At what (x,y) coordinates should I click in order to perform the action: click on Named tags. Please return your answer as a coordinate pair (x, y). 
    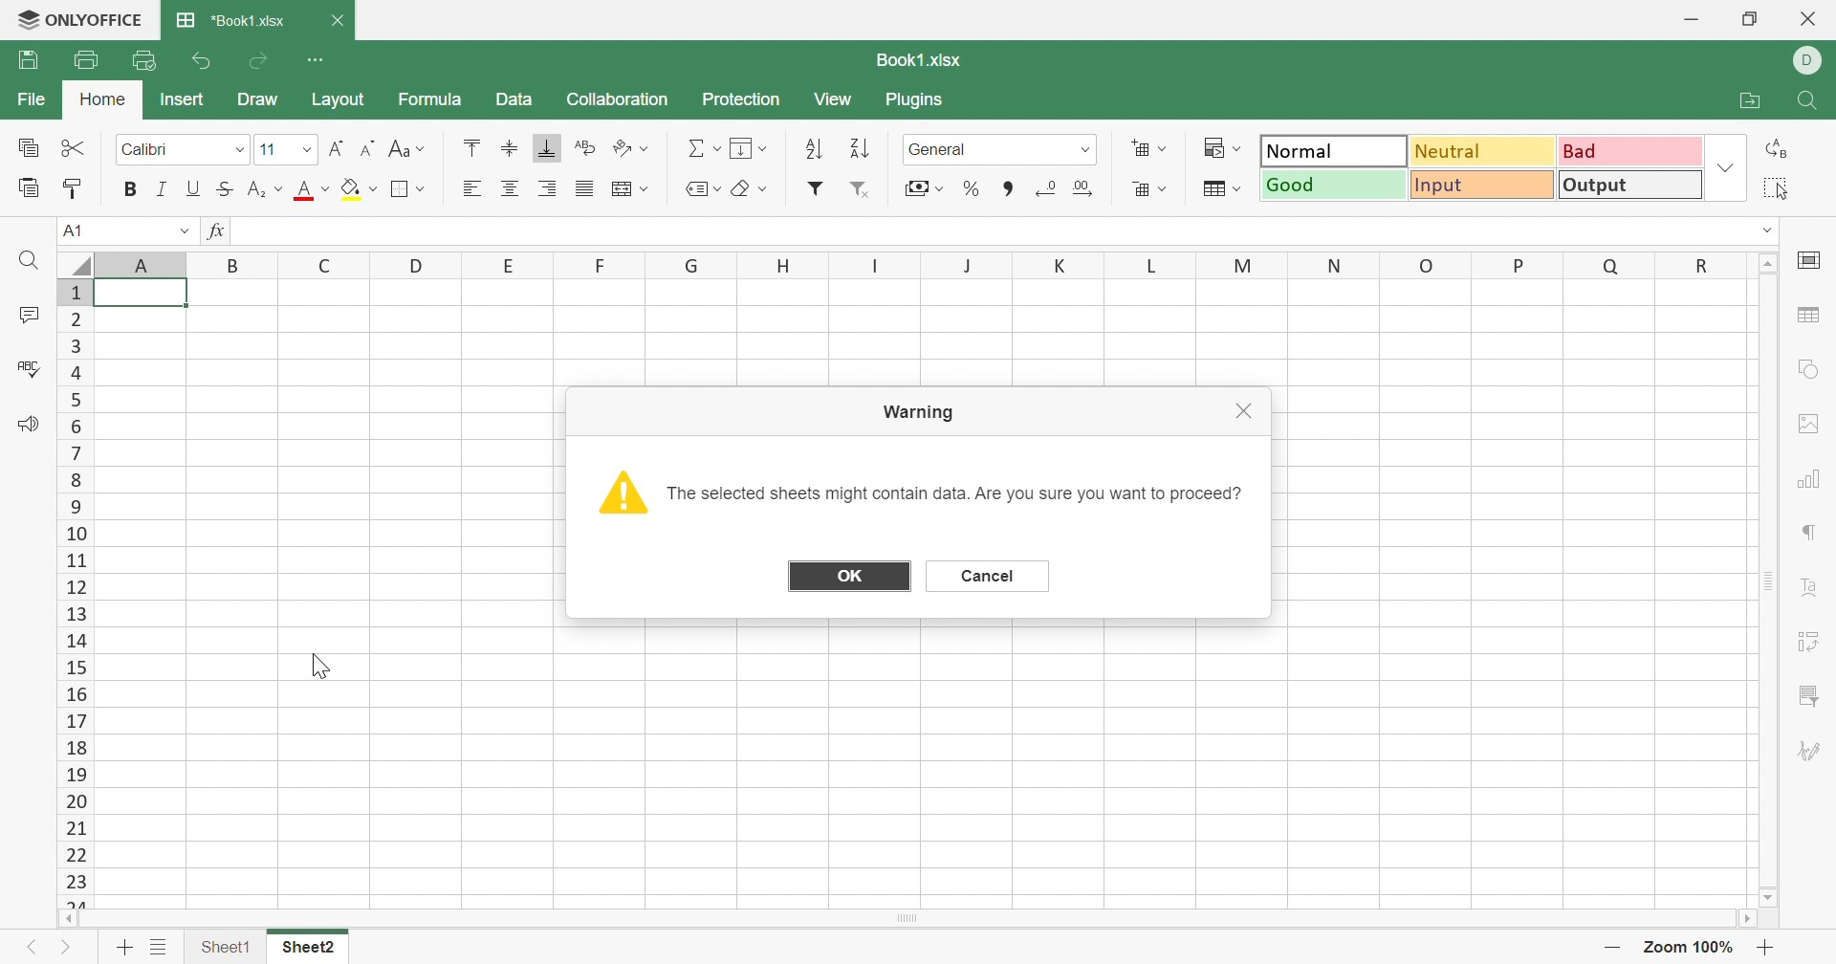
    Looking at the image, I should click on (688, 186).